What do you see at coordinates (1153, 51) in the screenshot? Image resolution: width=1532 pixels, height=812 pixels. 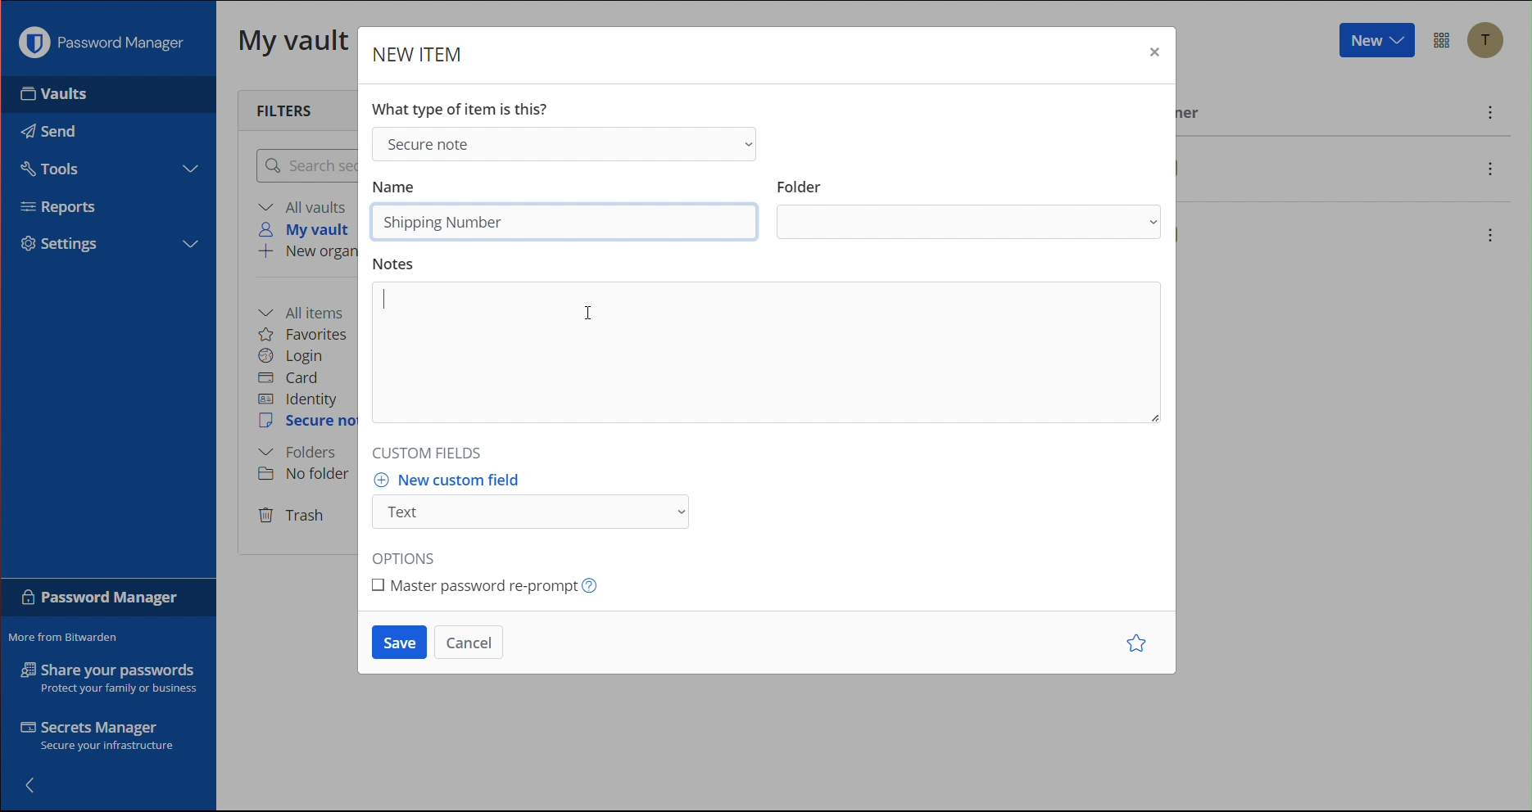 I see `Close` at bounding box center [1153, 51].